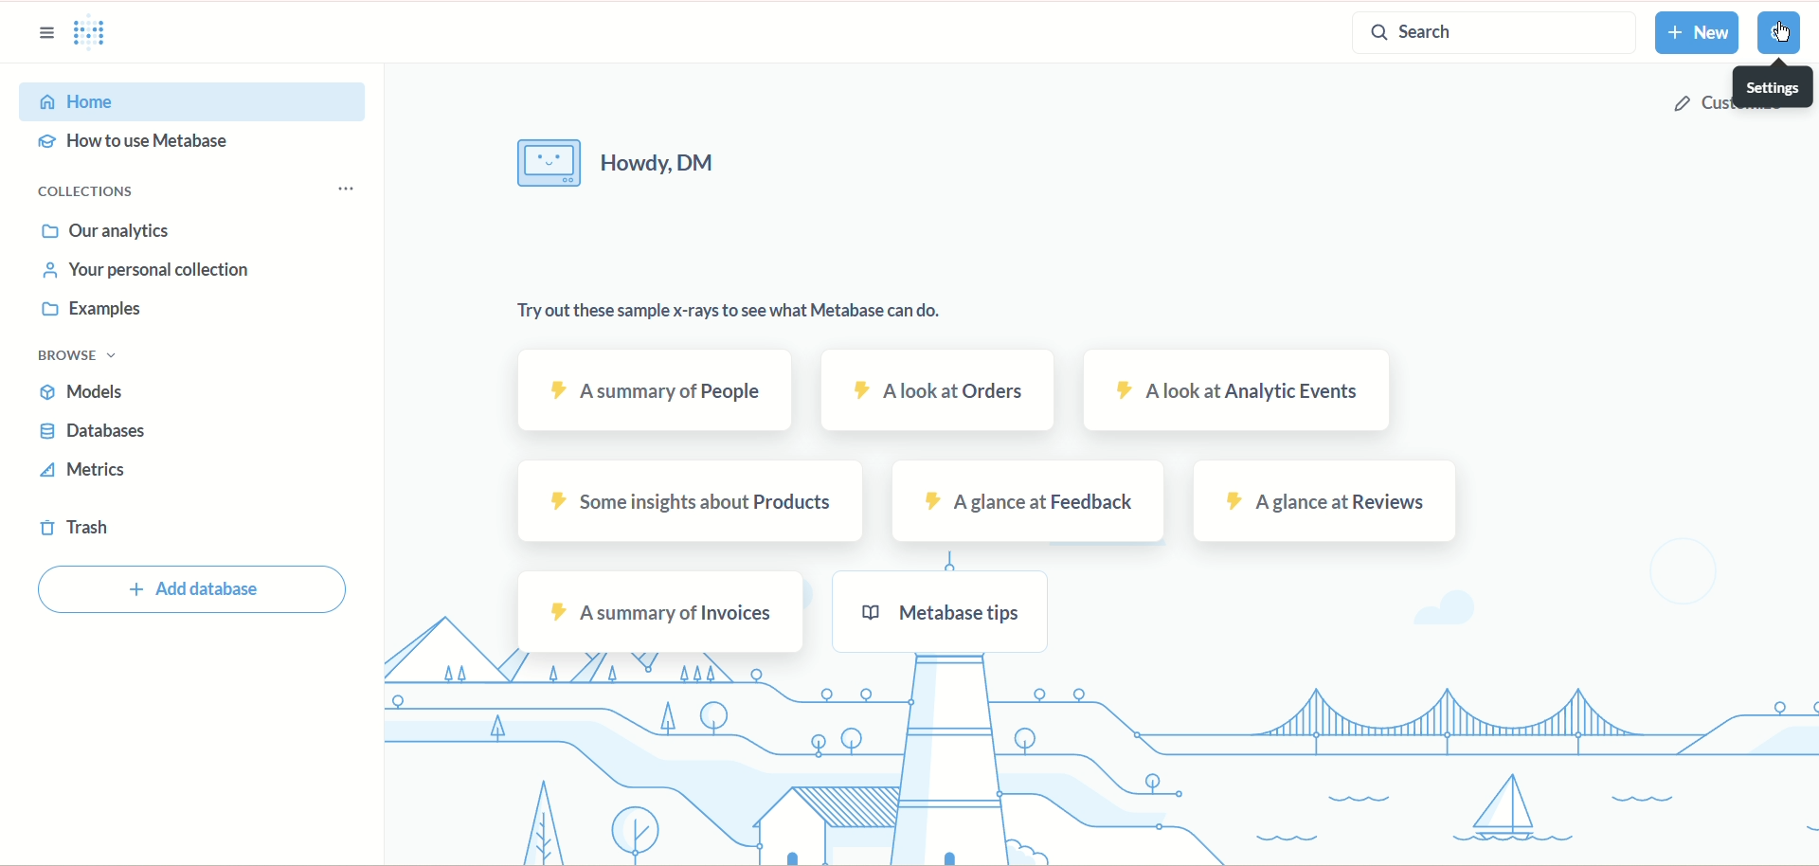  I want to click on add database, so click(196, 592).